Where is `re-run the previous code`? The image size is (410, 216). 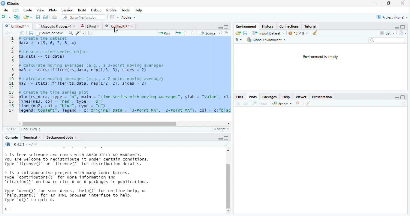 re-run the previous code is located at coordinates (178, 33).